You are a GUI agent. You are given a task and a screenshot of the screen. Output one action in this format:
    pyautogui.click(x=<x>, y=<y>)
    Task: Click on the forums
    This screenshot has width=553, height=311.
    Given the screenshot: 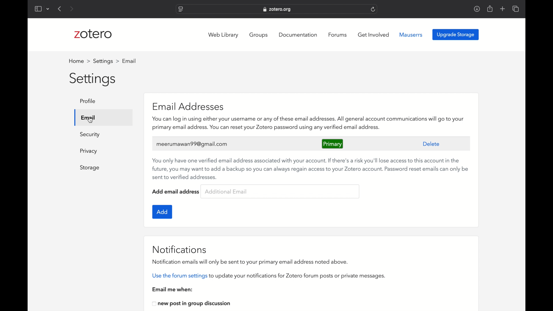 What is the action you would take?
    pyautogui.click(x=338, y=35)
    